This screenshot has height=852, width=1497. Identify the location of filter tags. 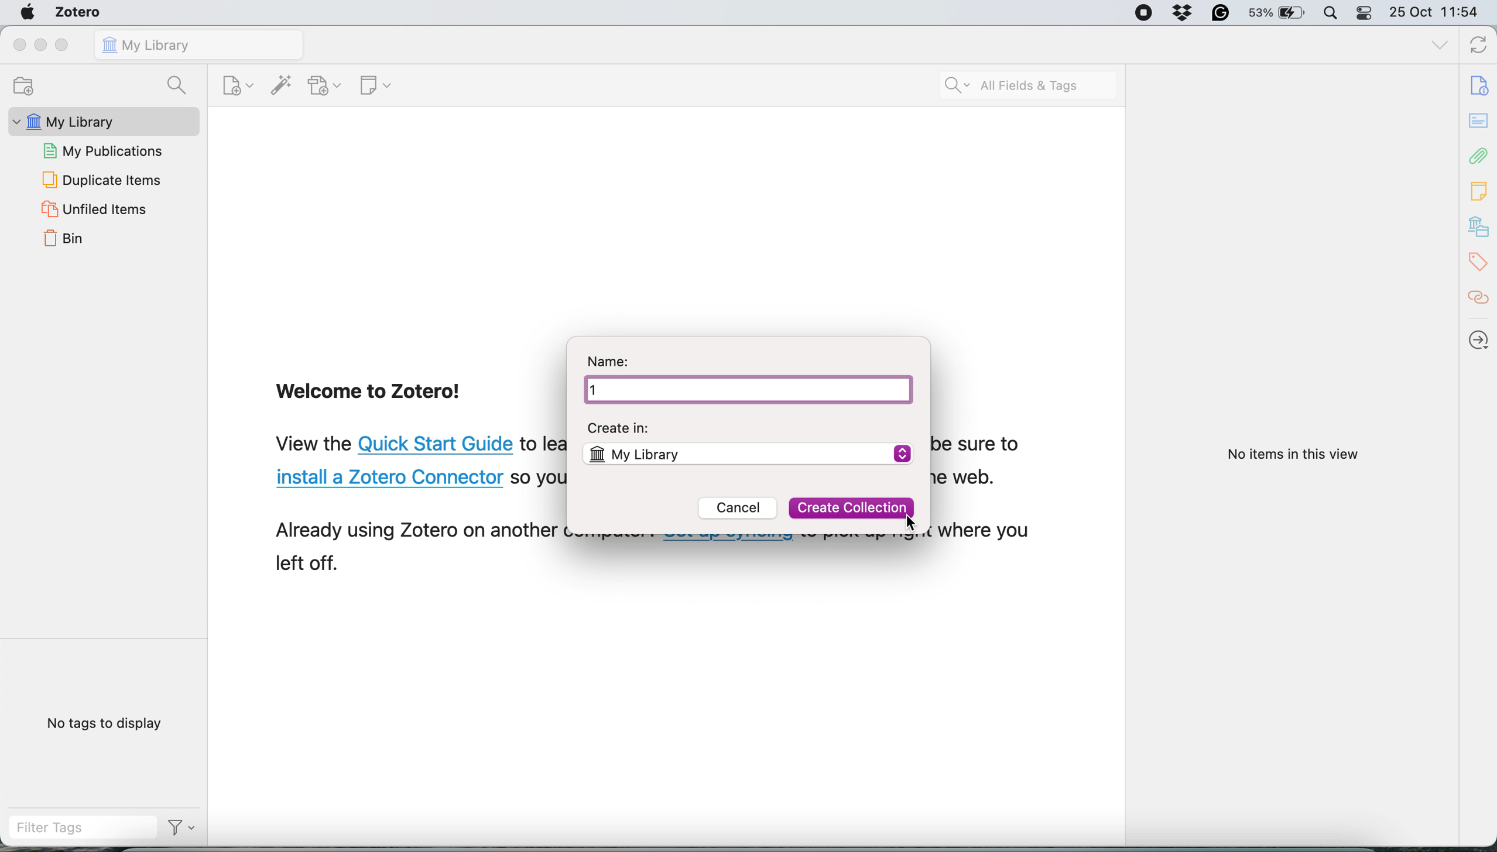
(80, 831).